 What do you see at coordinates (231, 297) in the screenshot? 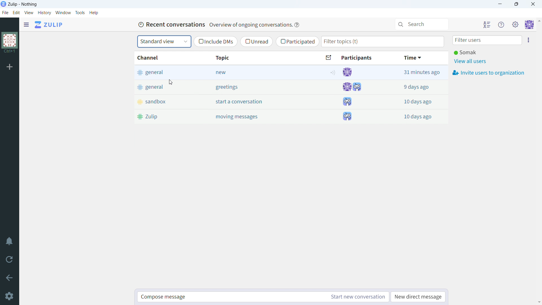
I see `compose message` at bounding box center [231, 297].